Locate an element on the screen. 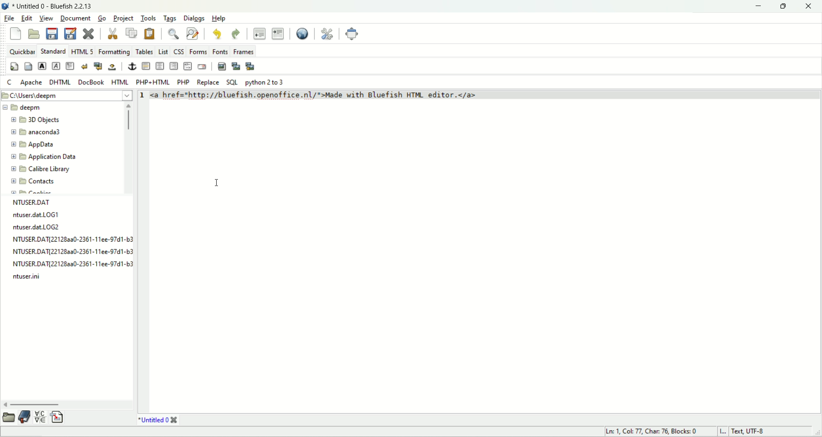 This screenshot has width=822, height=437. email is located at coordinates (205, 68).